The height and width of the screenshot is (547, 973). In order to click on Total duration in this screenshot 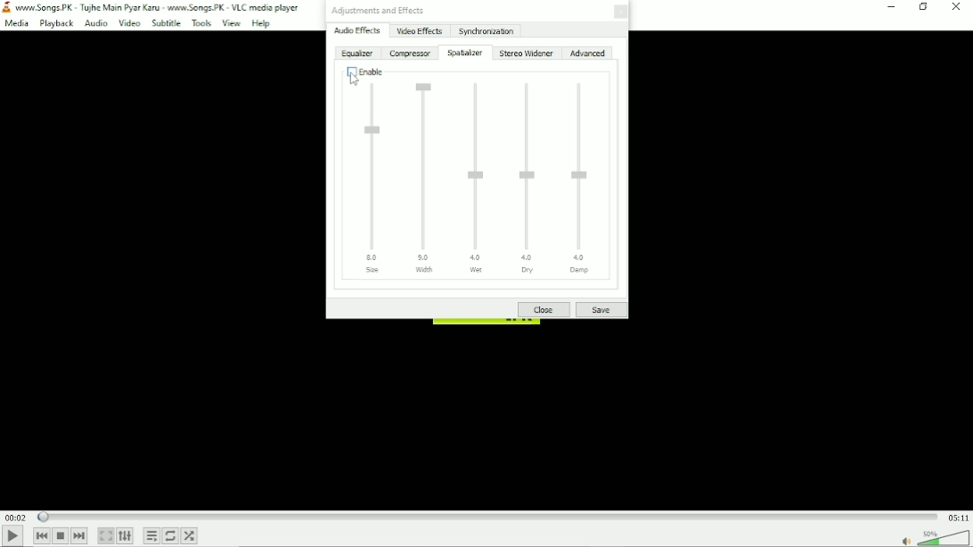, I will do `click(958, 517)`.